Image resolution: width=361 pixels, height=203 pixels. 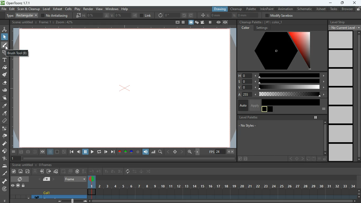 What do you see at coordinates (48, 193) in the screenshot?
I see `Col1` at bounding box center [48, 193].